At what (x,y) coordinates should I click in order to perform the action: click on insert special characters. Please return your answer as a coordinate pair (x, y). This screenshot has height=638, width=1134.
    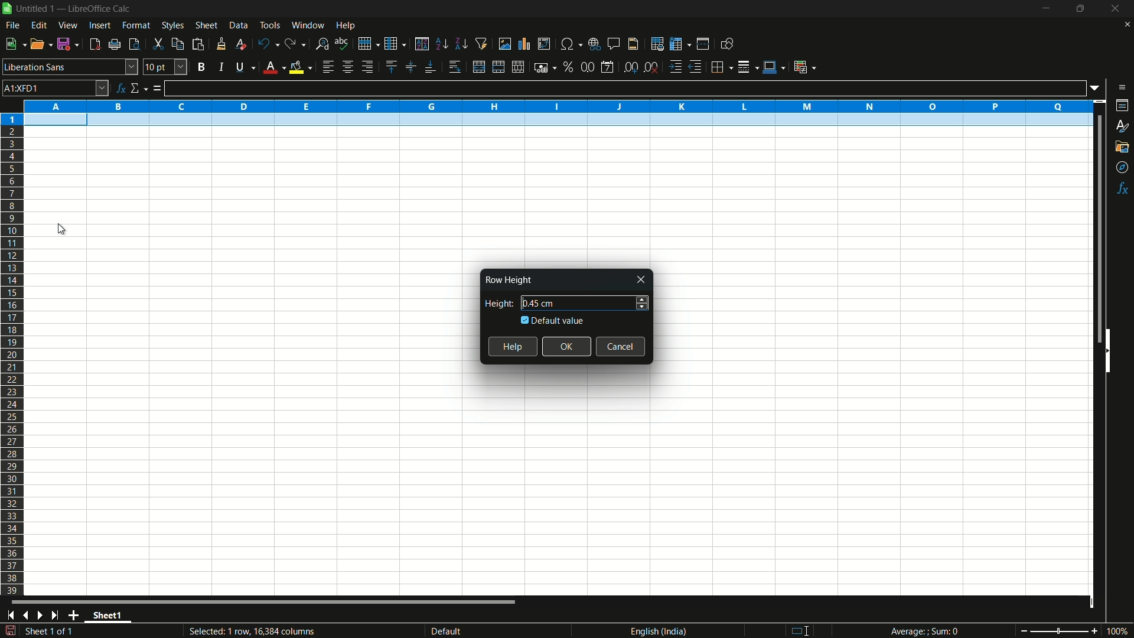
    Looking at the image, I should click on (571, 43).